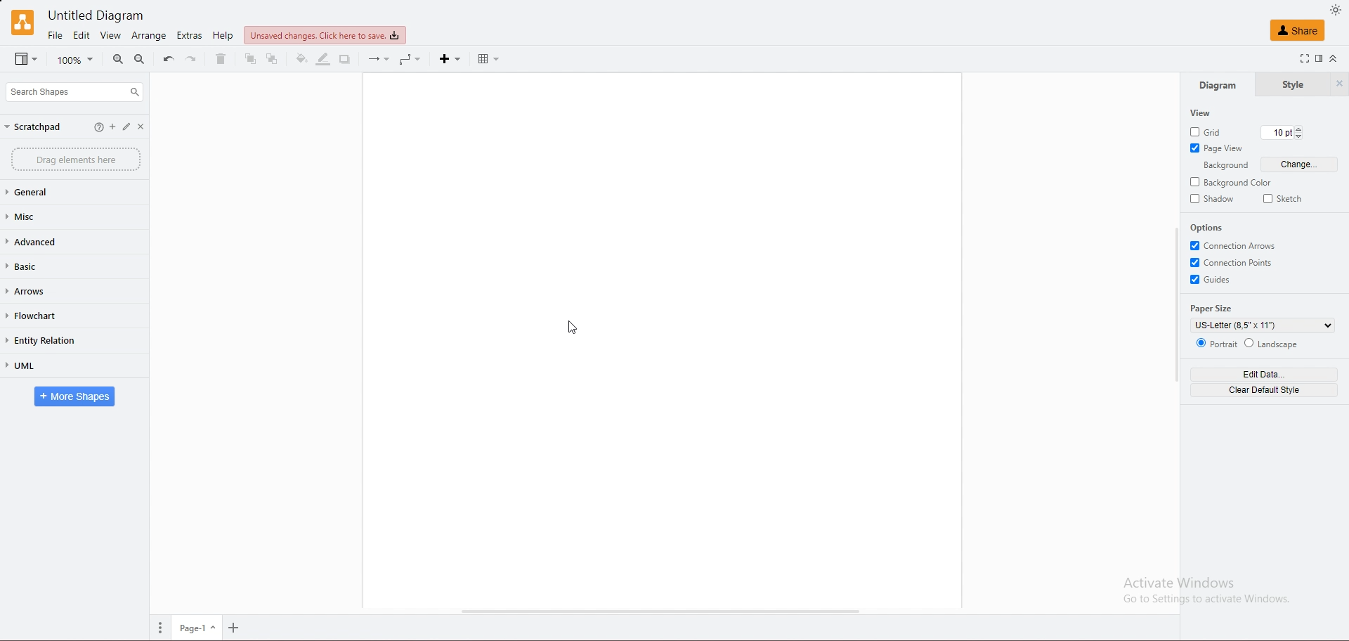 This screenshot has width=1349, height=641. I want to click on decrease grid pt, so click(1298, 138).